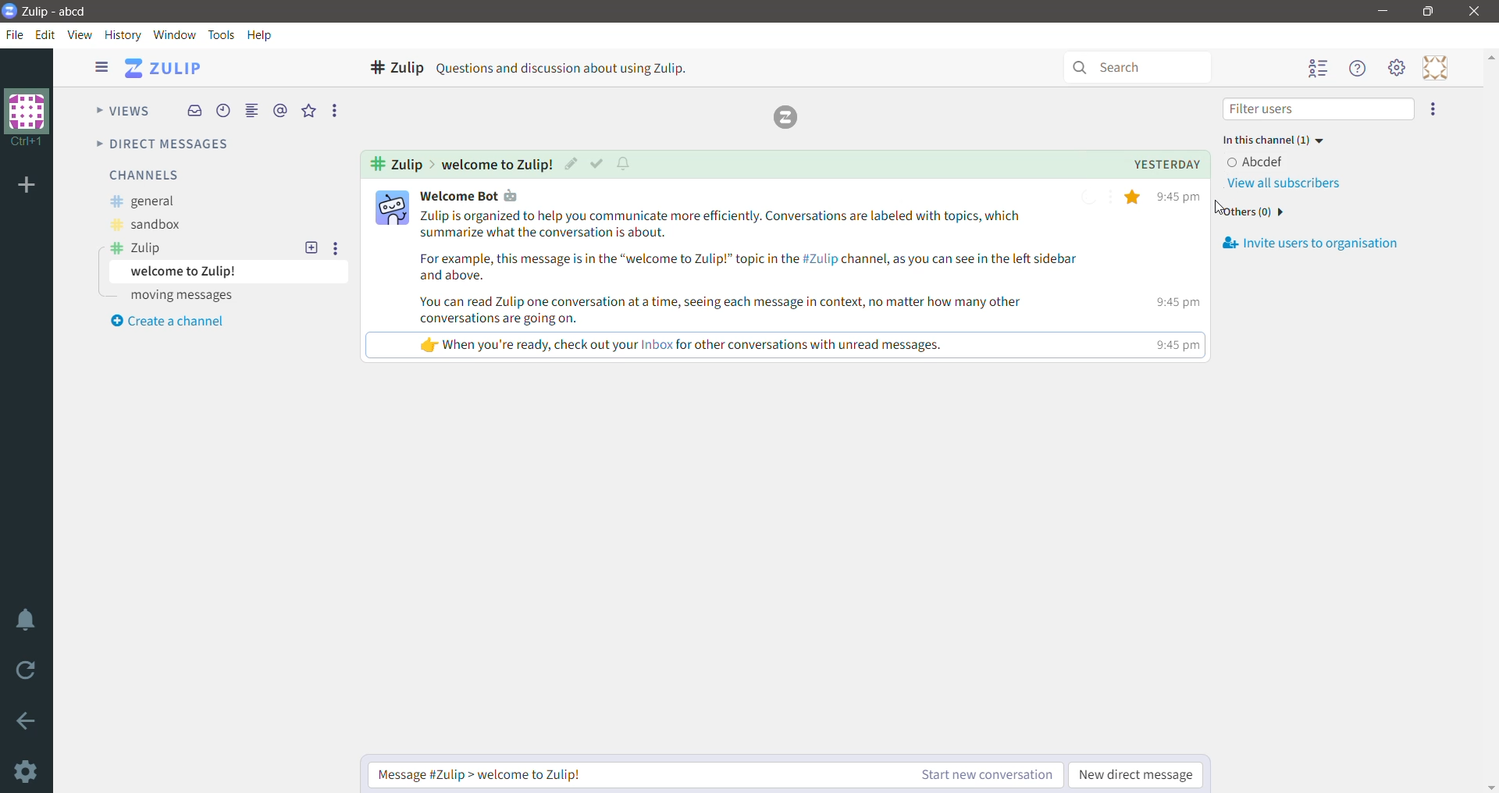 The height and width of the screenshot is (793, 1499). Describe the element at coordinates (583, 66) in the screenshot. I see `Questions and discussion about using Zulip` at that location.